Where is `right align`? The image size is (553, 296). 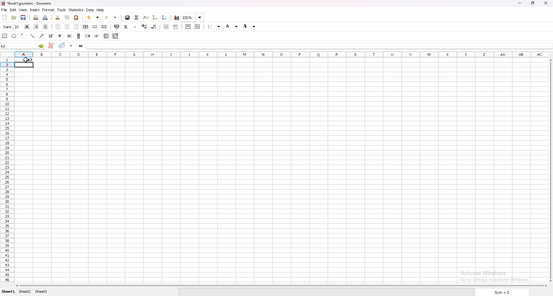
right align is located at coordinates (76, 27).